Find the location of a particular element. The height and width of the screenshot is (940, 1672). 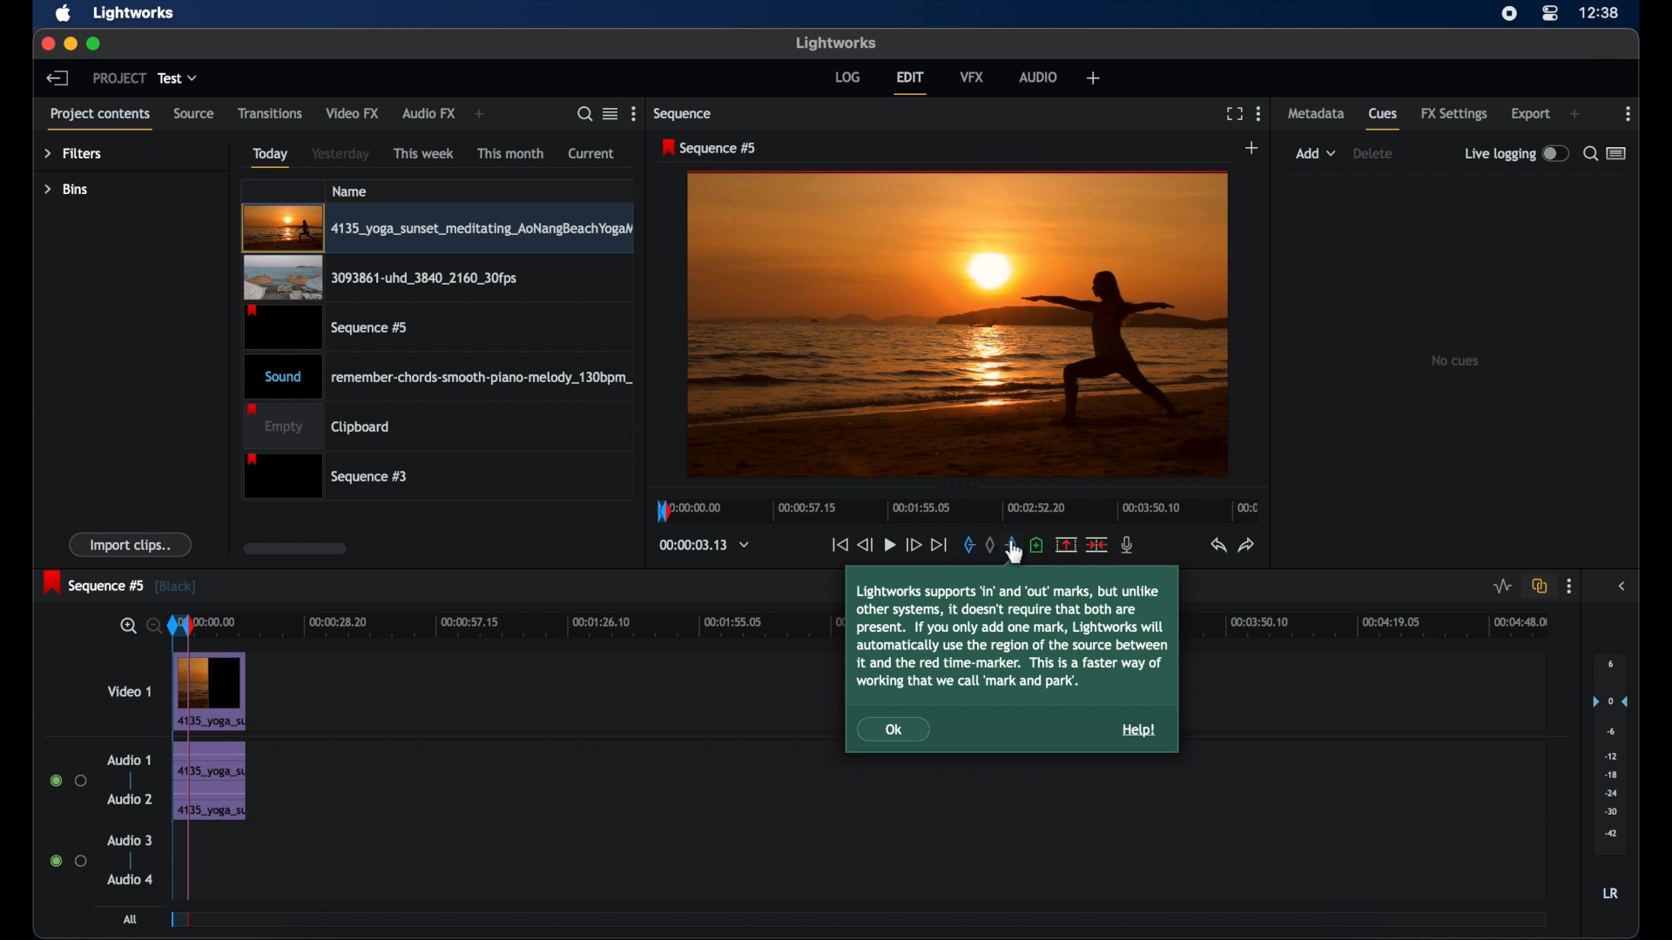

side bar is located at coordinates (1623, 586).